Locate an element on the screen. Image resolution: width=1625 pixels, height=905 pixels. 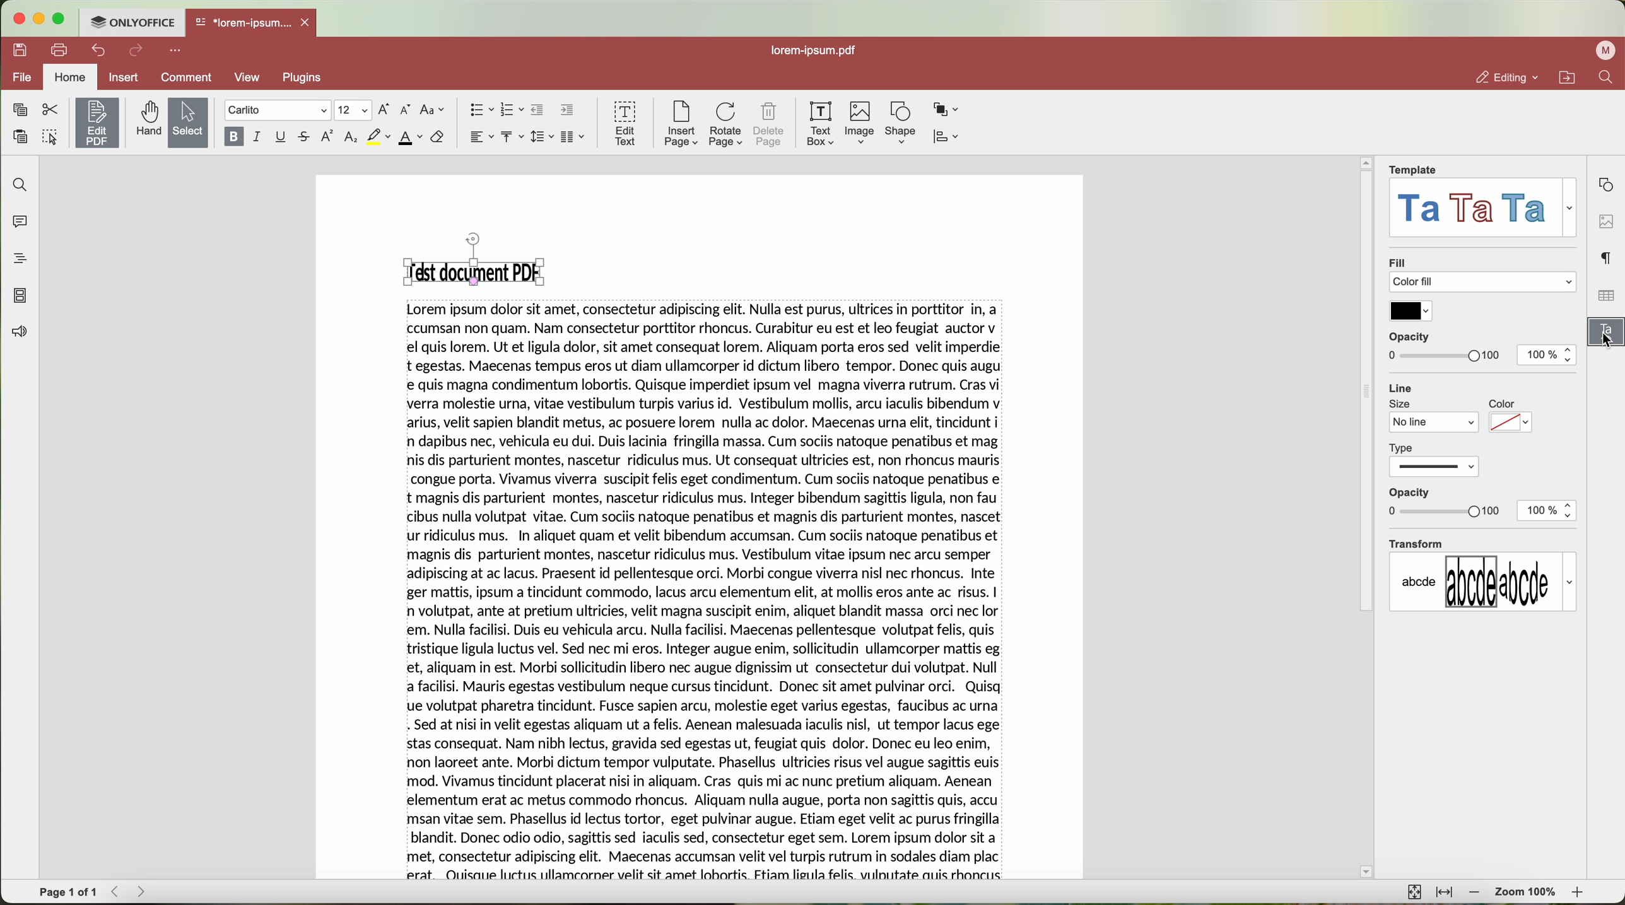
copy is located at coordinates (20, 110).